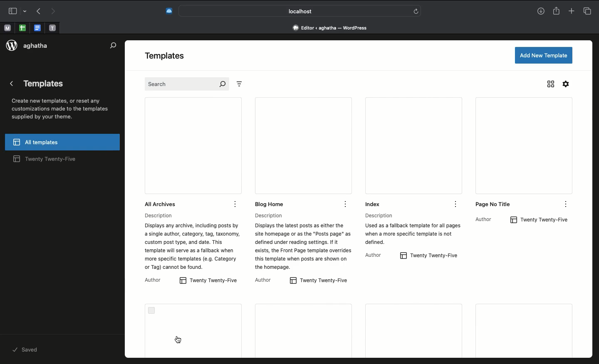 The width and height of the screenshot is (599, 364). Describe the element at coordinates (374, 256) in the screenshot. I see `Author` at that location.